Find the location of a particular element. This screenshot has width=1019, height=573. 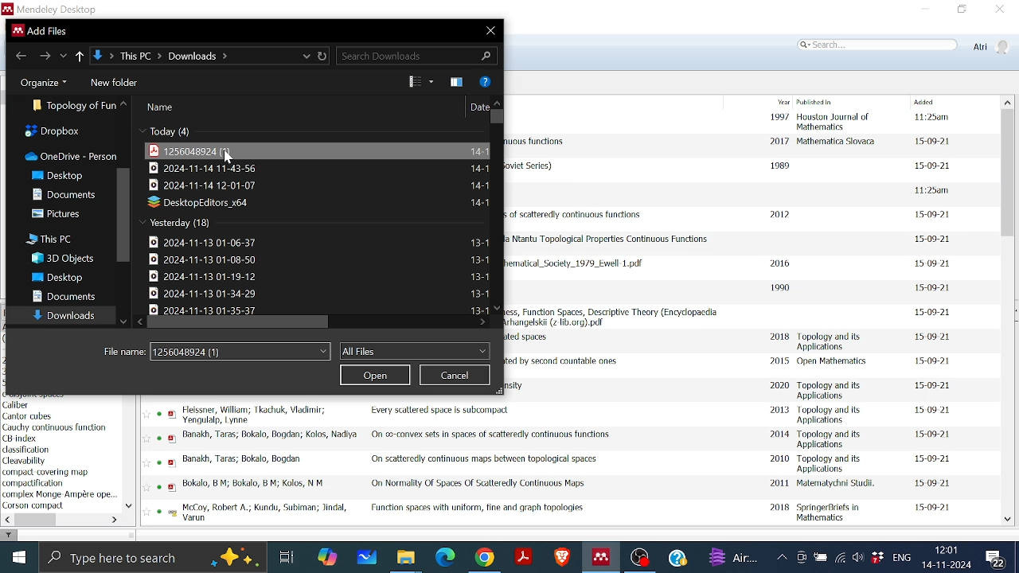

Published in is located at coordinates (831, 361).